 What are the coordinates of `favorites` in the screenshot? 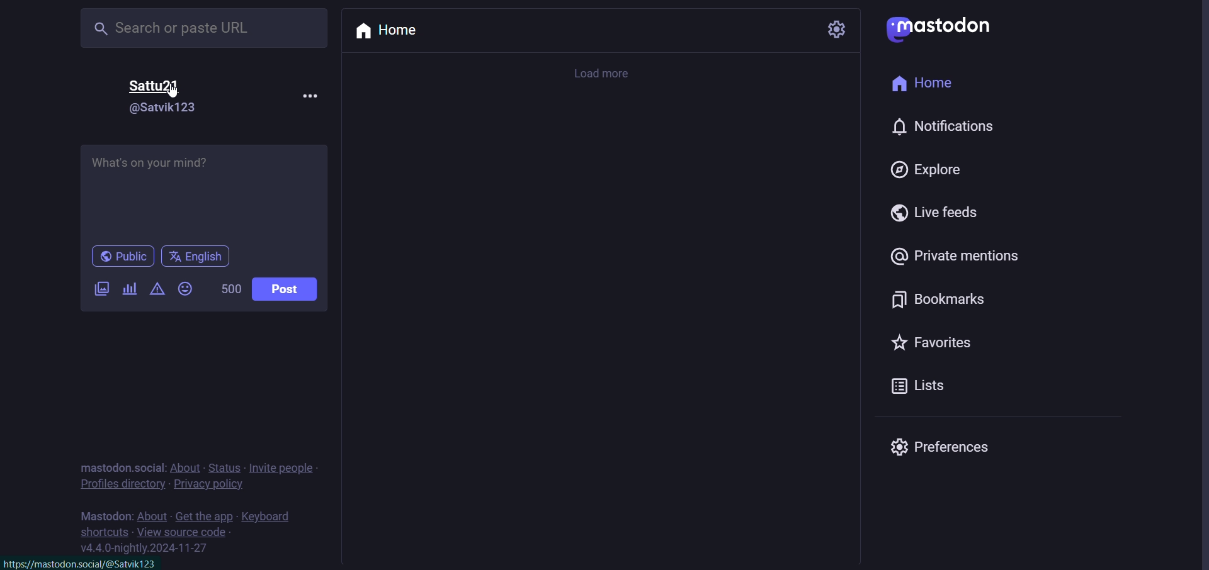 It's located at (932, 344).